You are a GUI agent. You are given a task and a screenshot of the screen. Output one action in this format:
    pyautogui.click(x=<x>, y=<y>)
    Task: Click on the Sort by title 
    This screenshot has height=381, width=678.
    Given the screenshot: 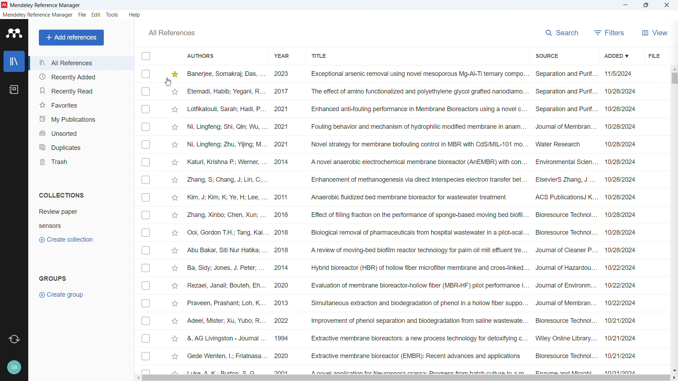 What is the action you would take?
    pyautogui.click(x=319, y=56)
    